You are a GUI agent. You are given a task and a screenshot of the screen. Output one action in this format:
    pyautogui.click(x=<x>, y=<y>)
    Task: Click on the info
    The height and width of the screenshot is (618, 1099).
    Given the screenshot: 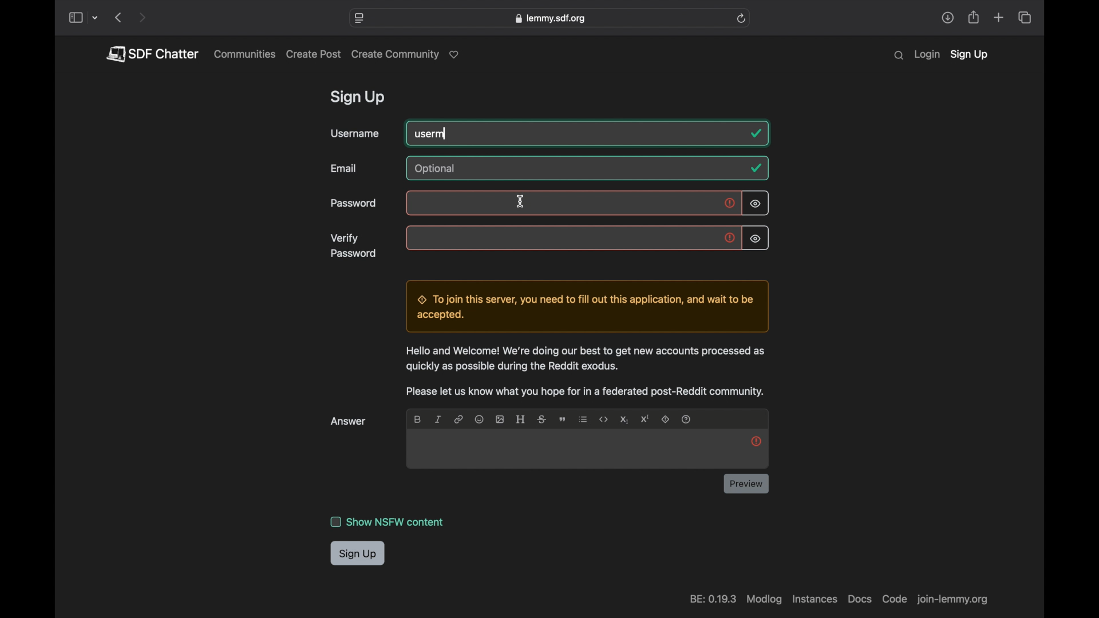 What is the action you would take?
    pyautogui.click(x=586, y=371)
    